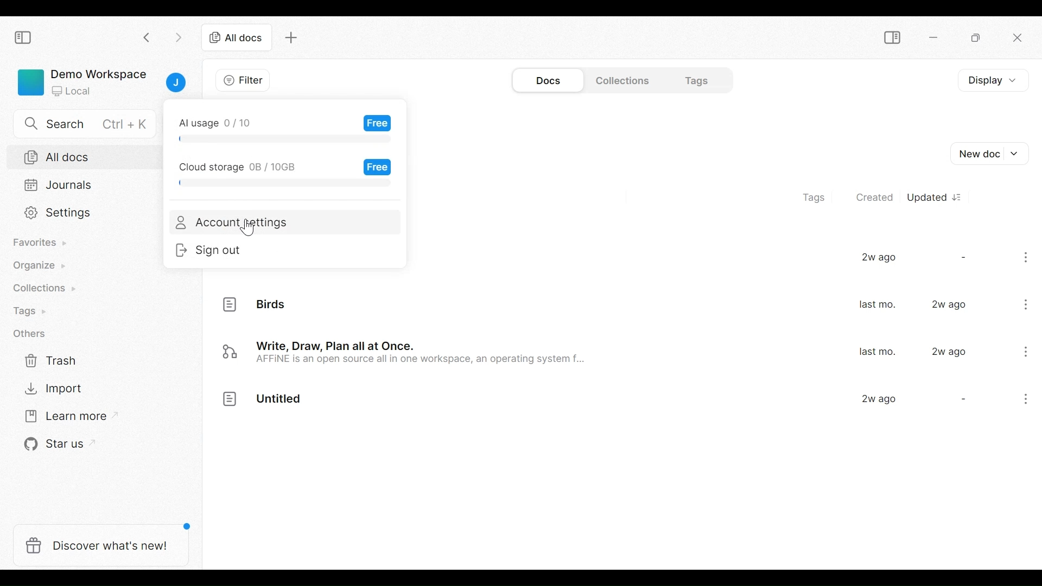 The image size is (1042, 586). Describe the element at coordinates (219, 252) in the screenshot. I see `Sign out` at that location.